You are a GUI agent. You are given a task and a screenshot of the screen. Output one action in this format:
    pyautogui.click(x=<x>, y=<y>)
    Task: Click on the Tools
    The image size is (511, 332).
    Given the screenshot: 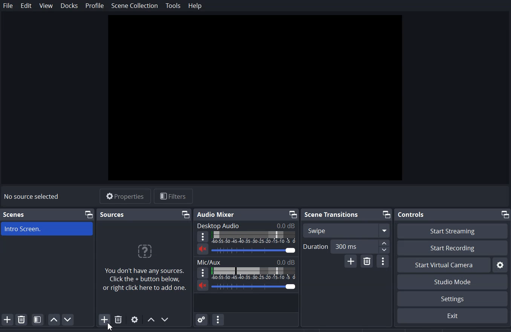 What is the action you would take?
    pyautogui.click(x=173, y=6)
    